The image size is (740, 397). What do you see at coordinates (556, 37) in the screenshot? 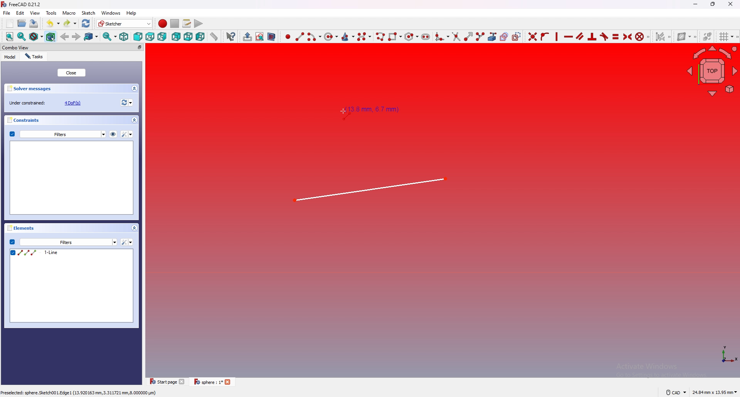
I see `Constrain vertically` at bounding box center [556, 37].